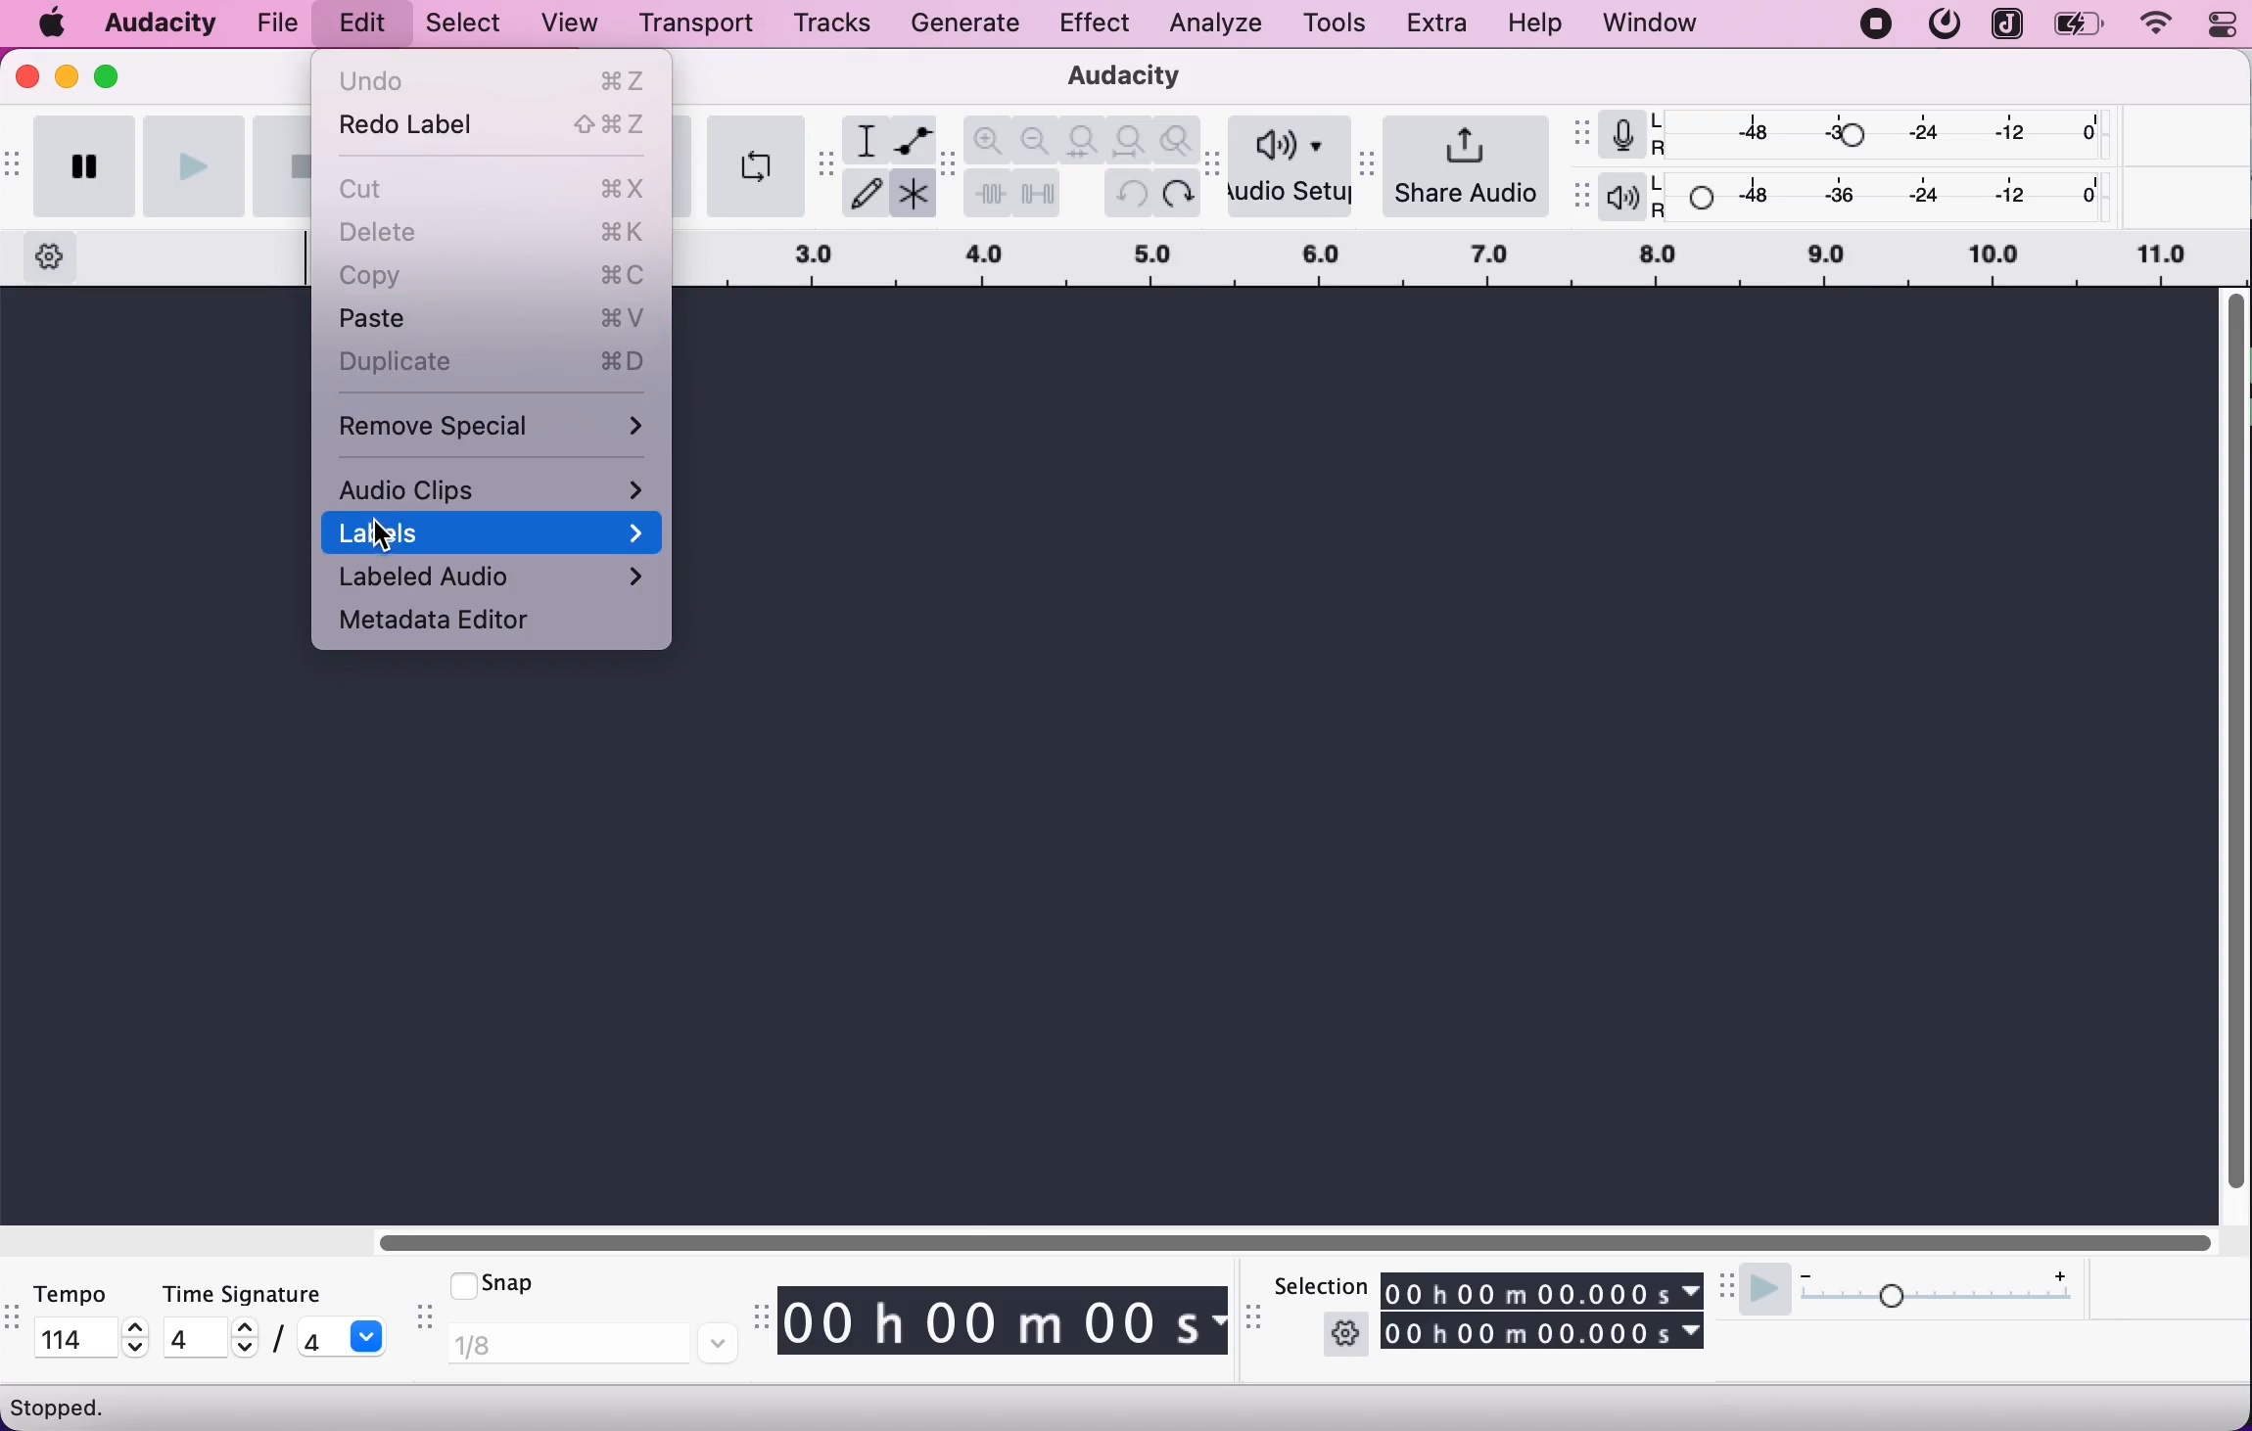 This screenshot has width=2252, height=1431. Describe the element at coordinates (1007, 1323) in the screenshot. I see `track timing` at that location.